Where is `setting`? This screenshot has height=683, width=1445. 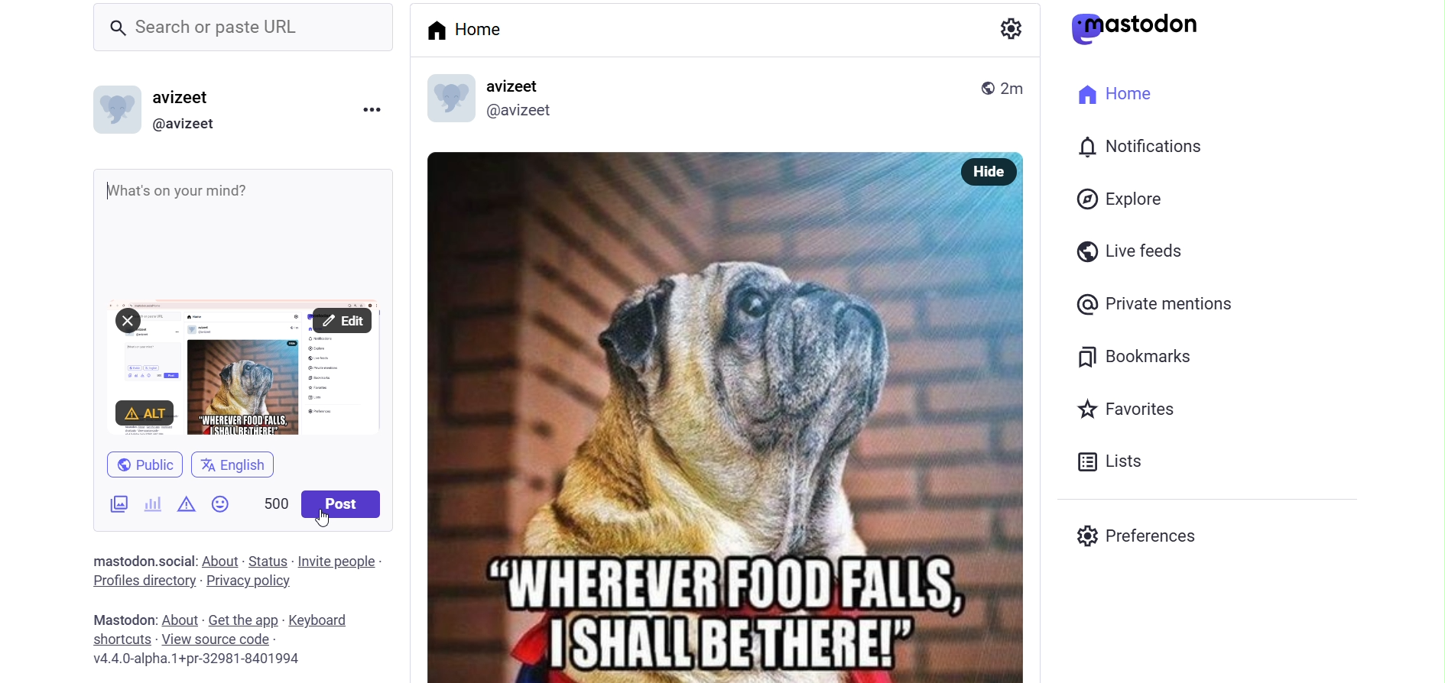
setting is located at coordinates (1006, 29).